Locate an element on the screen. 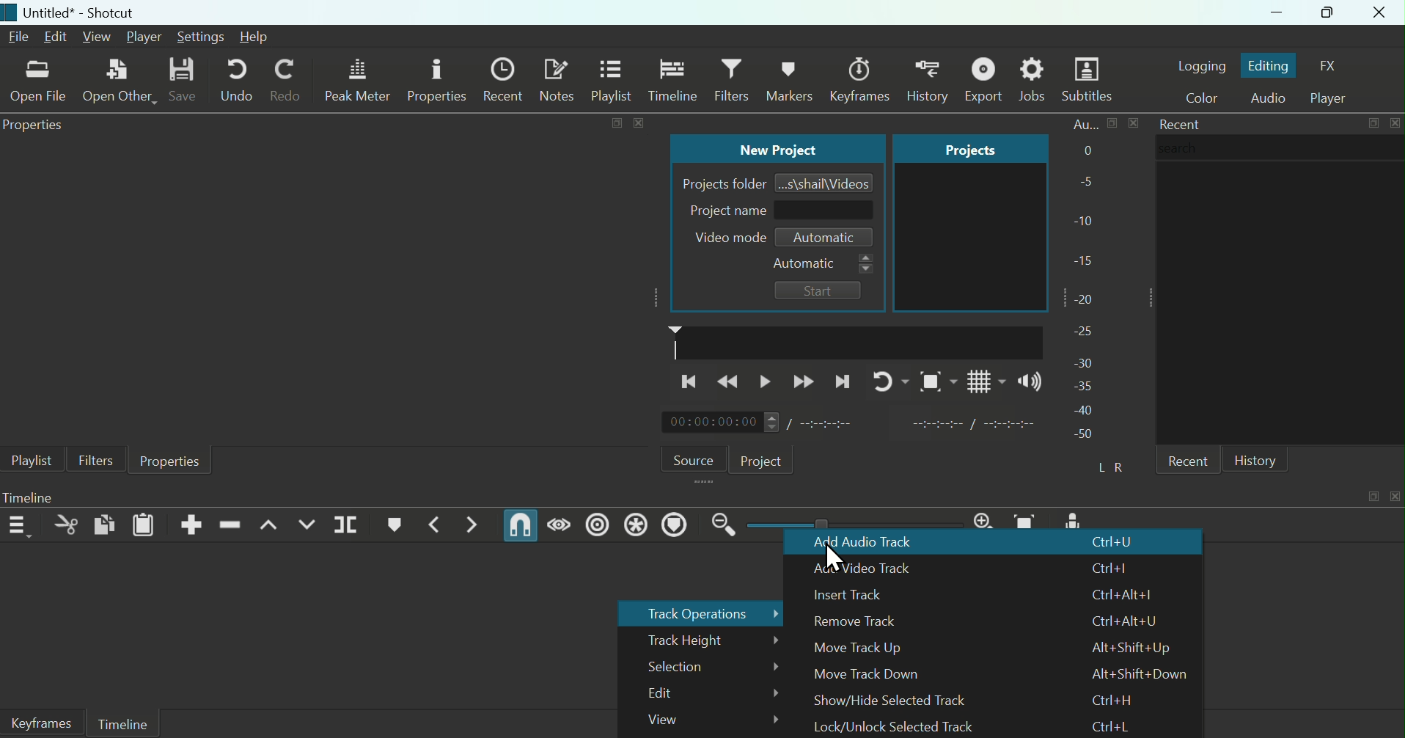 This screenshot has height=738, width=1405. expand is located at coordinates (1371, 497).